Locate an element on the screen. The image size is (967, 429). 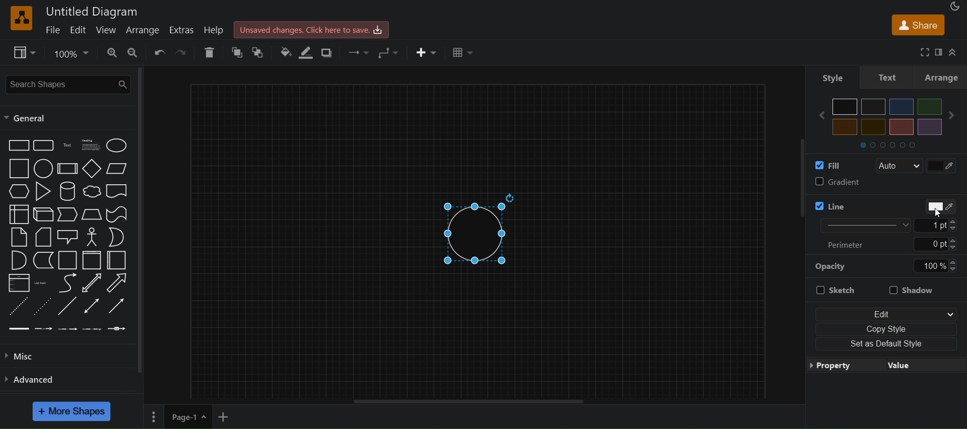
advanced is located at coordinates (35, 378).